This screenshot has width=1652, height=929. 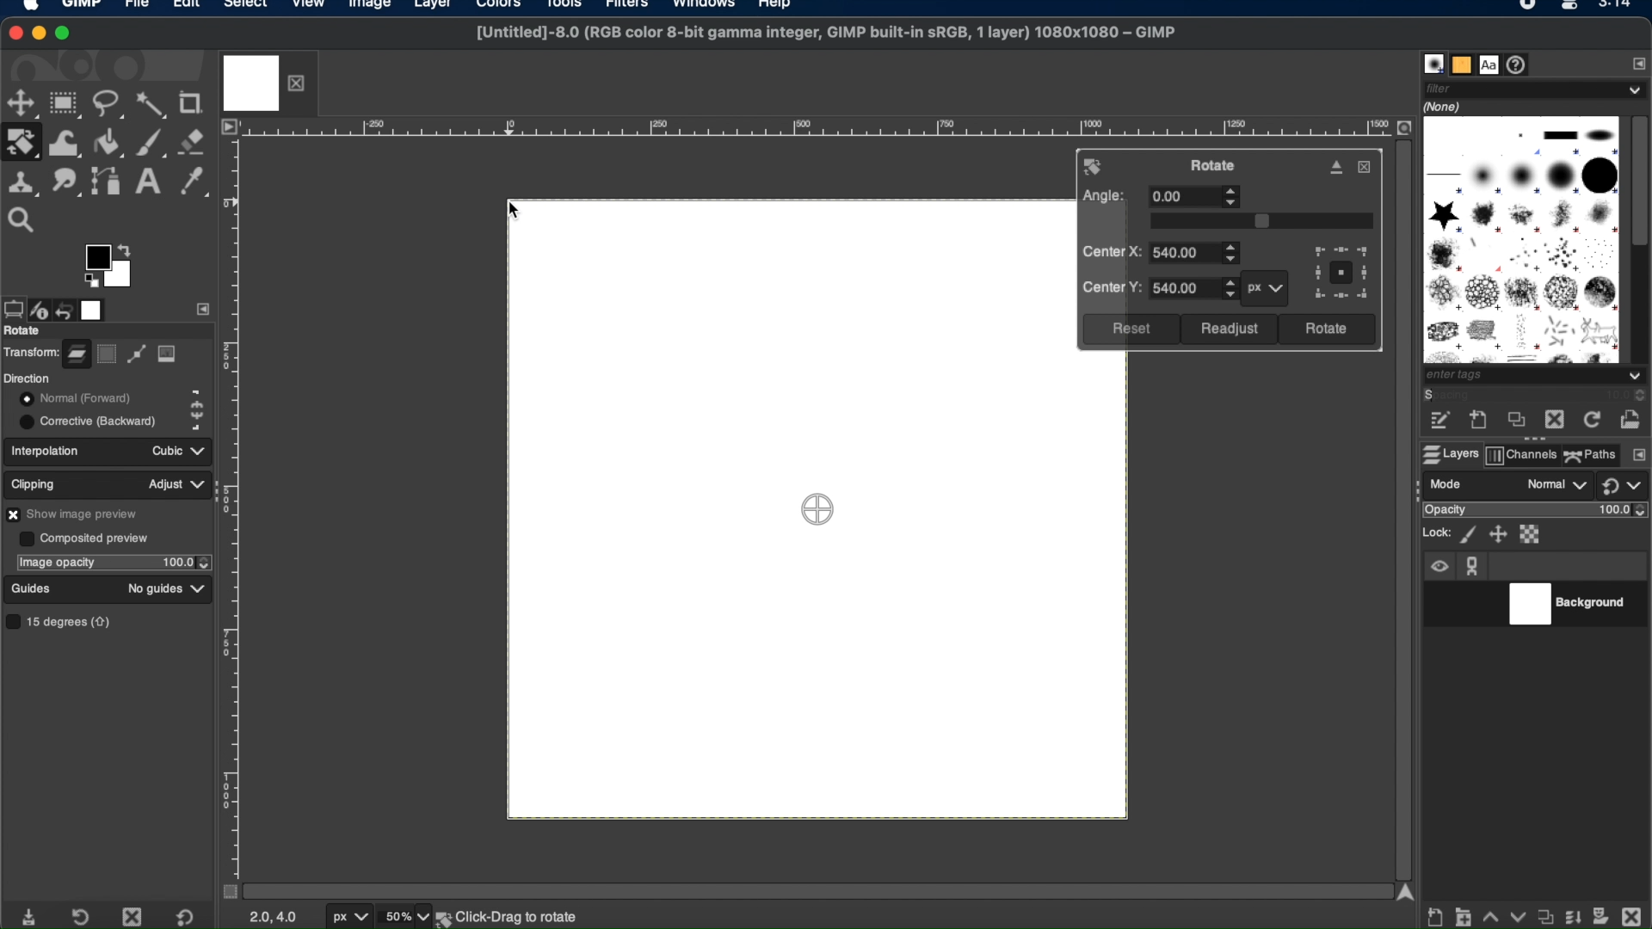 I want to click on add mask options, so click(x=1601, y=914).